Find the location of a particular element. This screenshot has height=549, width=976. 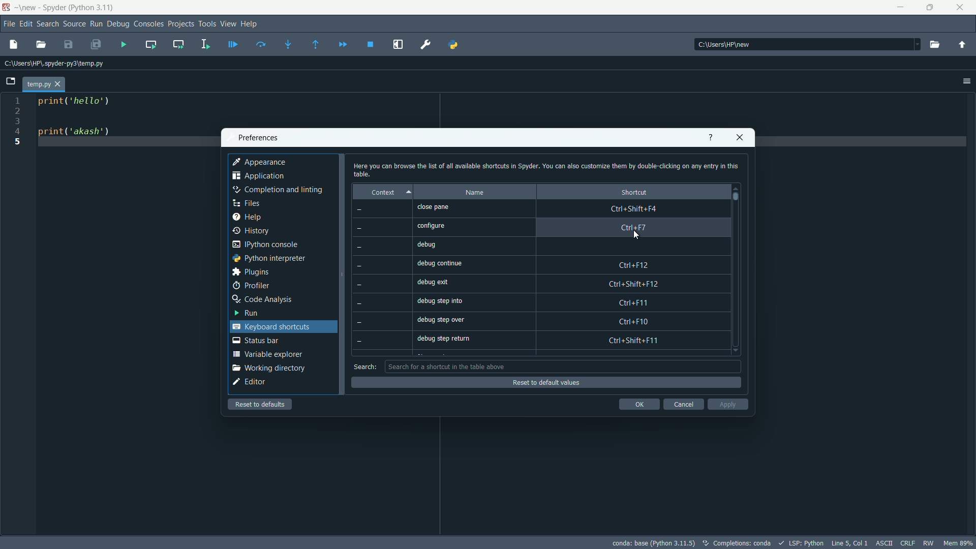

run is located at coordinates (245, 313).